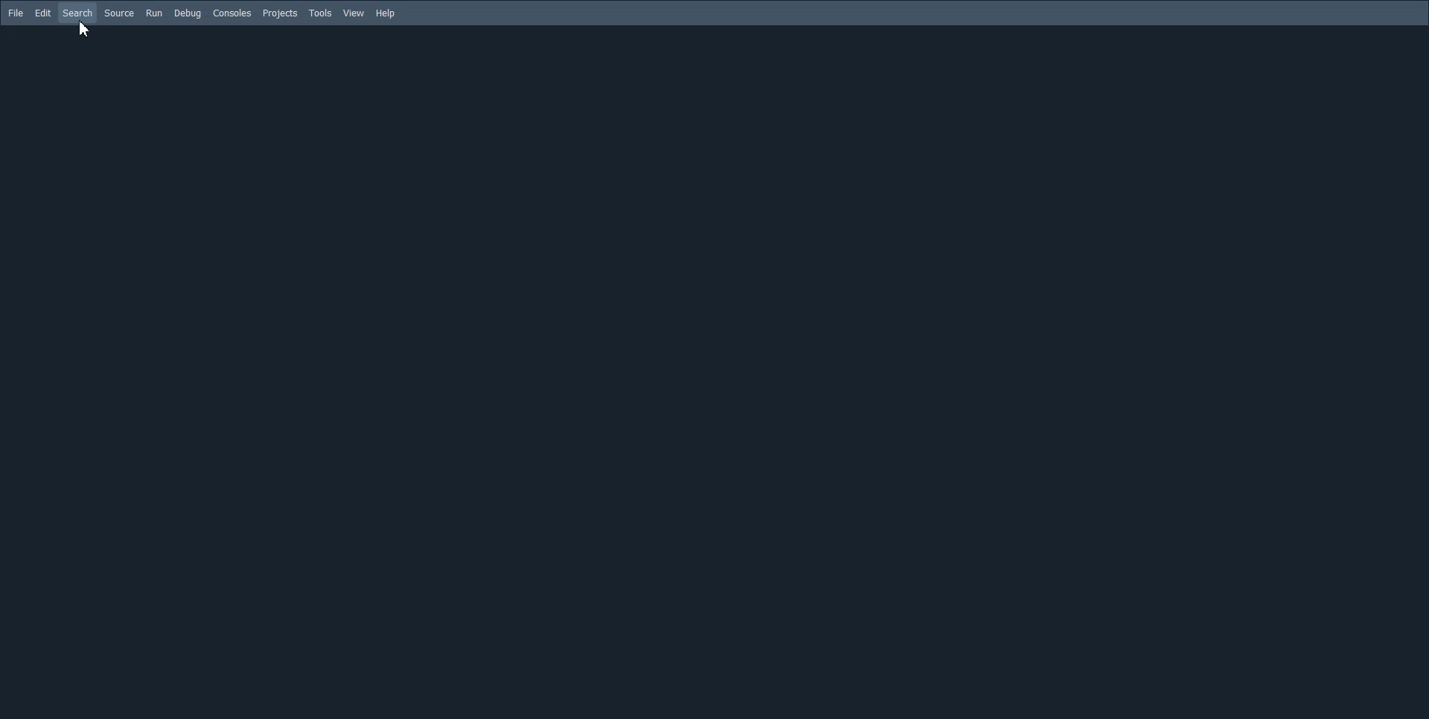 This screenshot has width=1429, height=719. Describe the element at coordinates (77, 13) in the screenshot. I see `Search` at that location.